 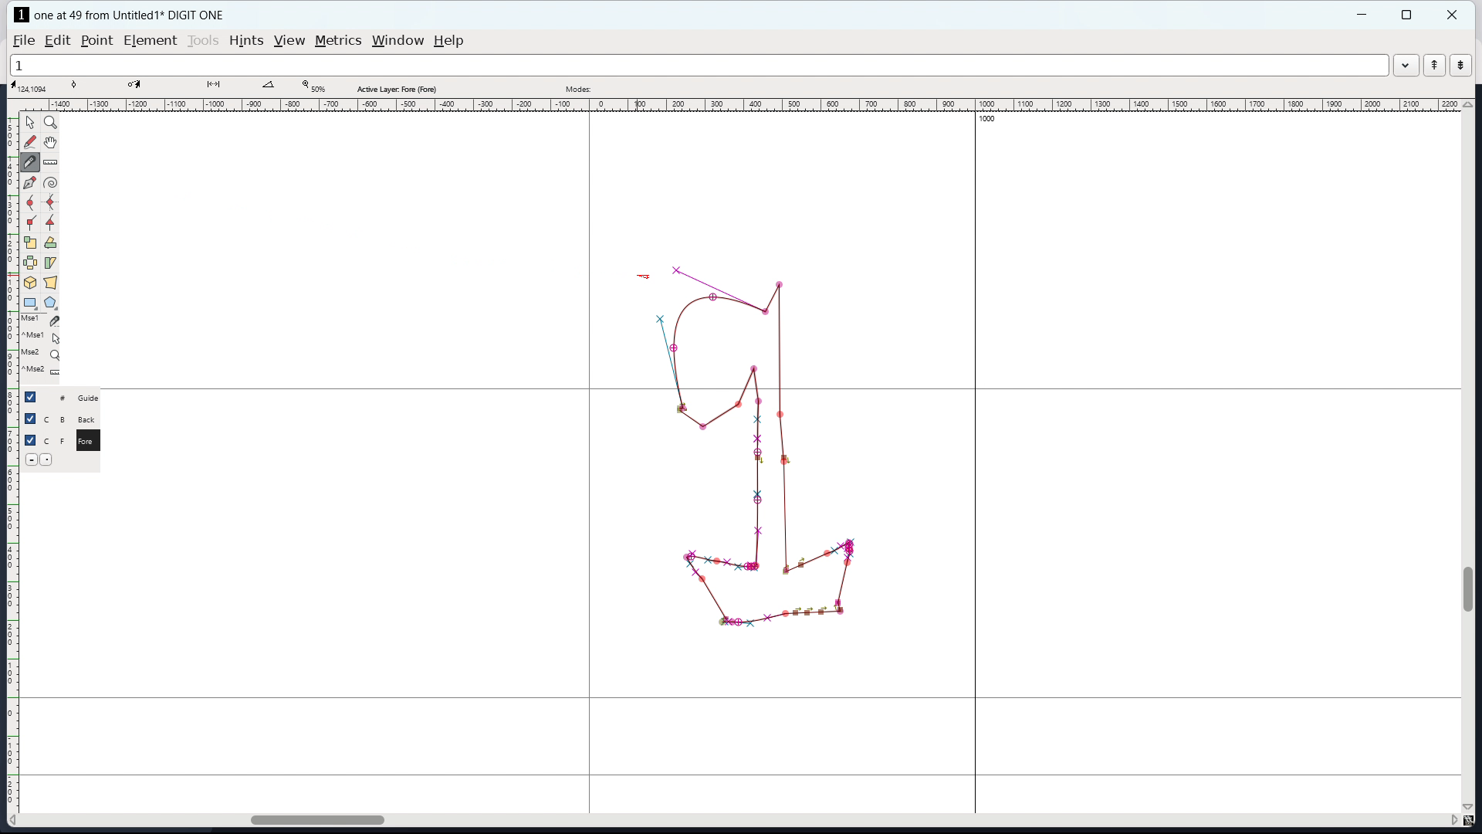 I want to click on #, so click(x=56, y=398).